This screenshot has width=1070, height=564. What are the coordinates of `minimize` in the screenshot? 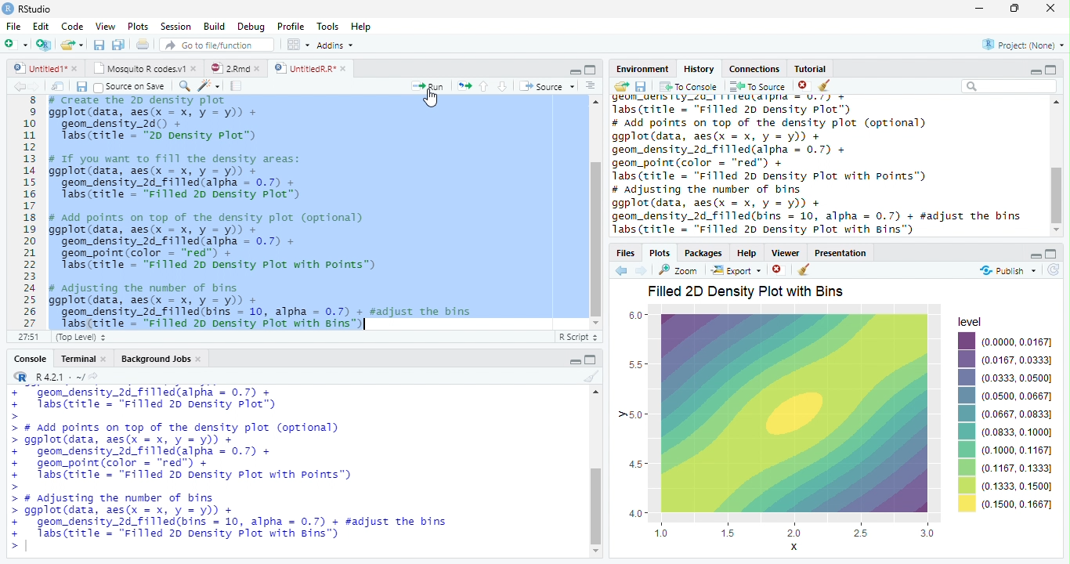 It's located at (1033, 71).